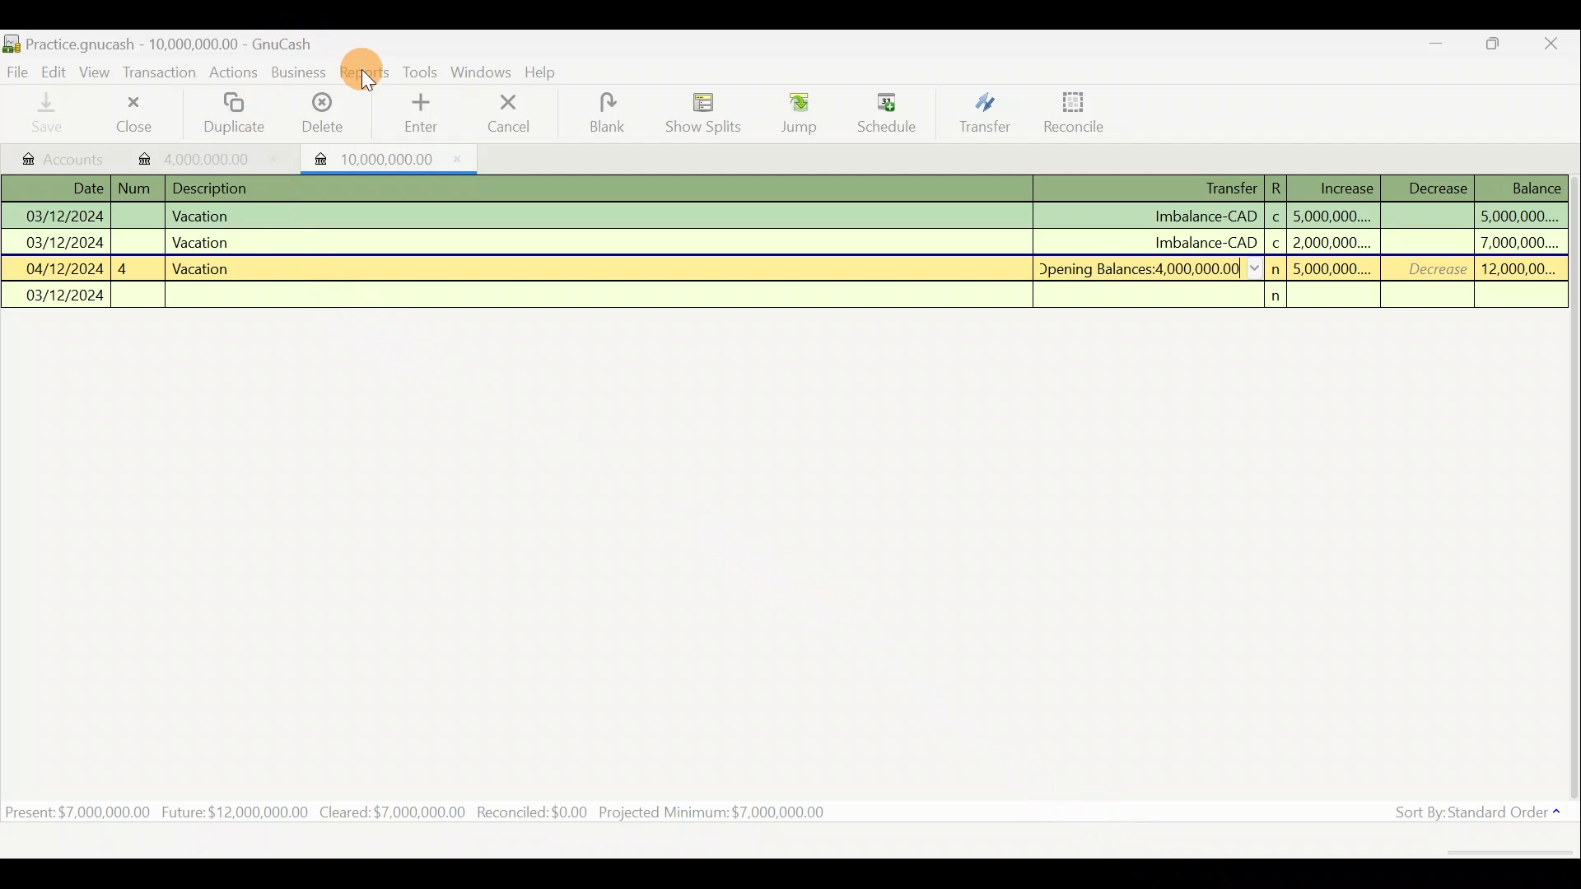 Image resolution: width=1581 pixels, height=889 pixels. I want to click on 5,000,000...., so click(1334, 268).